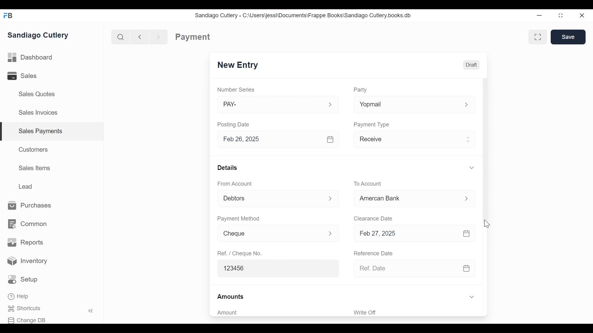 This screenshot has width=593, height=333. I want to click on Navigate Back, so click(138, 37).